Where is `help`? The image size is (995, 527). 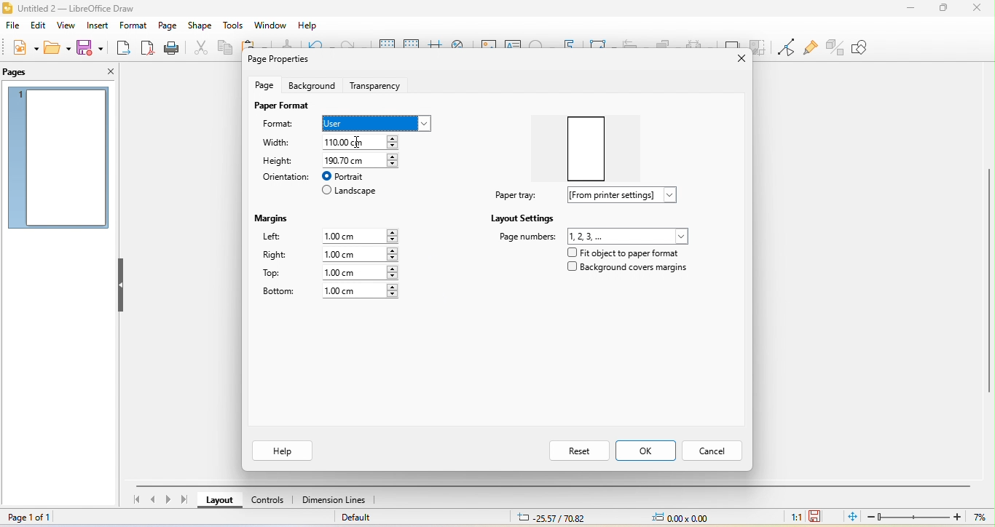 help is located at coordinates (284, 451).